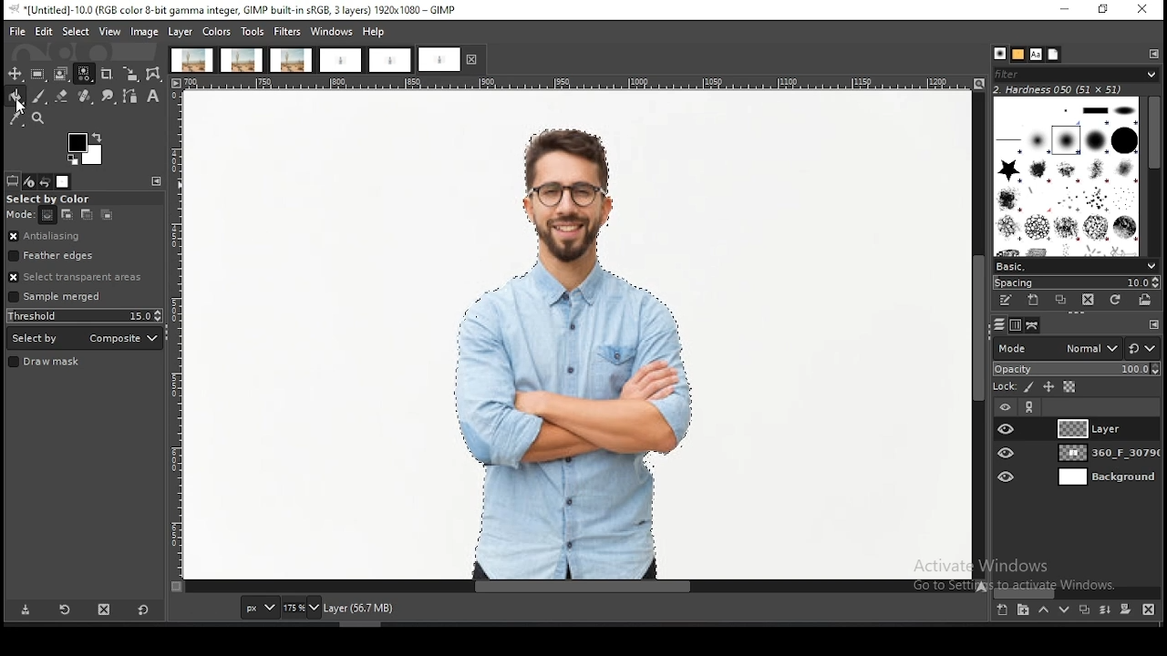 This screenshot has width=1167, height=656. I want to click on create a new layer group, so click(1022, 609).